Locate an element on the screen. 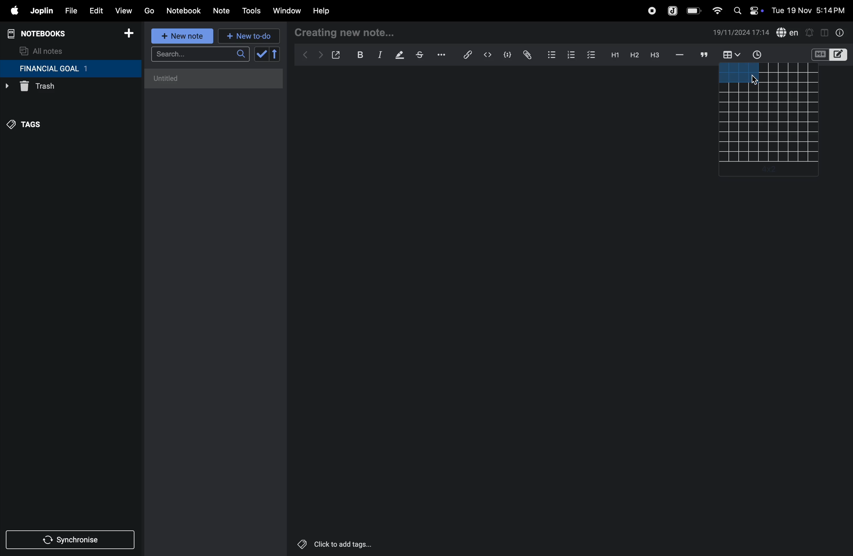  backward is located at coordinates (303, 56).